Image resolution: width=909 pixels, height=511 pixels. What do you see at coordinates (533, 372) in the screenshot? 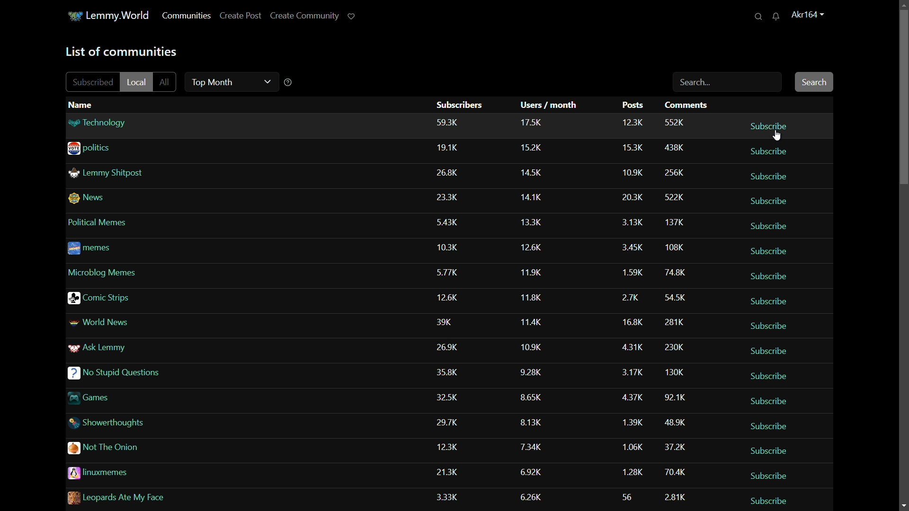
I see `user per month` at bounding box center [533, 372].